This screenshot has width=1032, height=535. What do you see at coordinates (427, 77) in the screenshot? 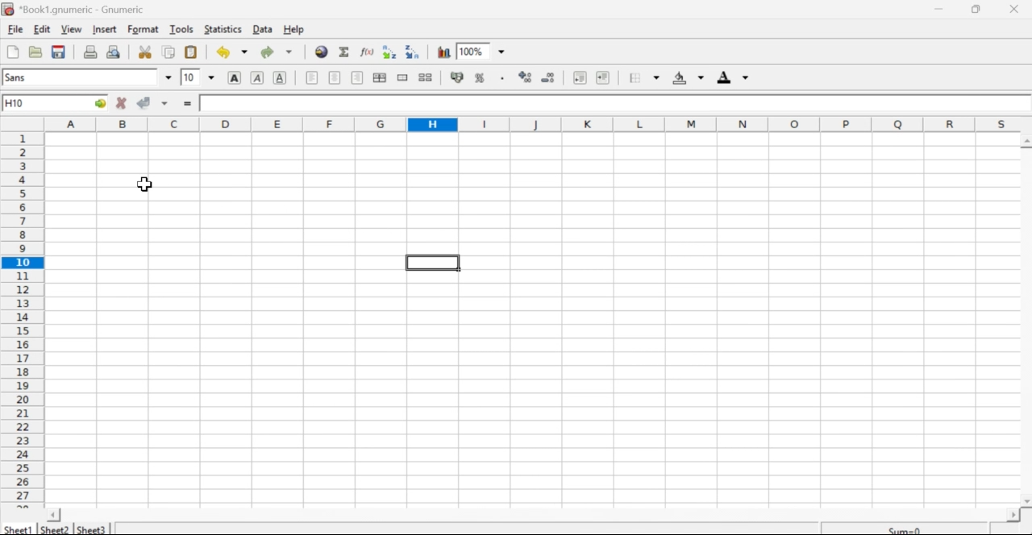
I see `Split cells ` at bounding box center [427, 77].